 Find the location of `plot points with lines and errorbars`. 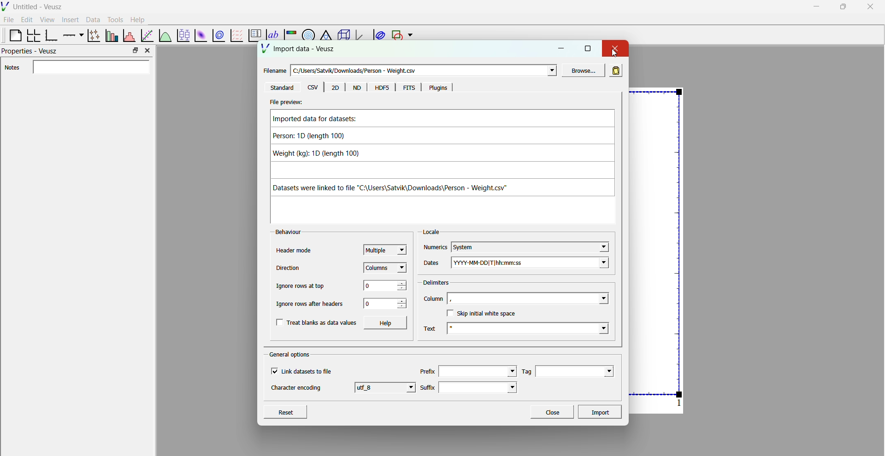

plot points with lines and errorbars is located at coordinates (93, 35).